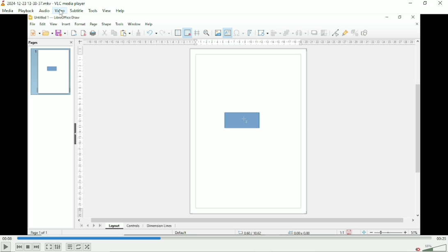 This screenshot has width=448, height=252. Describe the element at coordinates (25, 11) in the screenshot. I see `Playback` at that location.